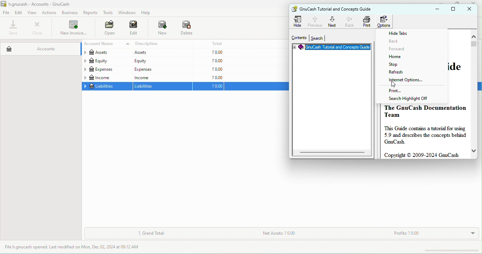  What do you see at coordinates (332, 152) in the screenshot?
I see `horizontal scroll bar` at bounding box center [332, 152].